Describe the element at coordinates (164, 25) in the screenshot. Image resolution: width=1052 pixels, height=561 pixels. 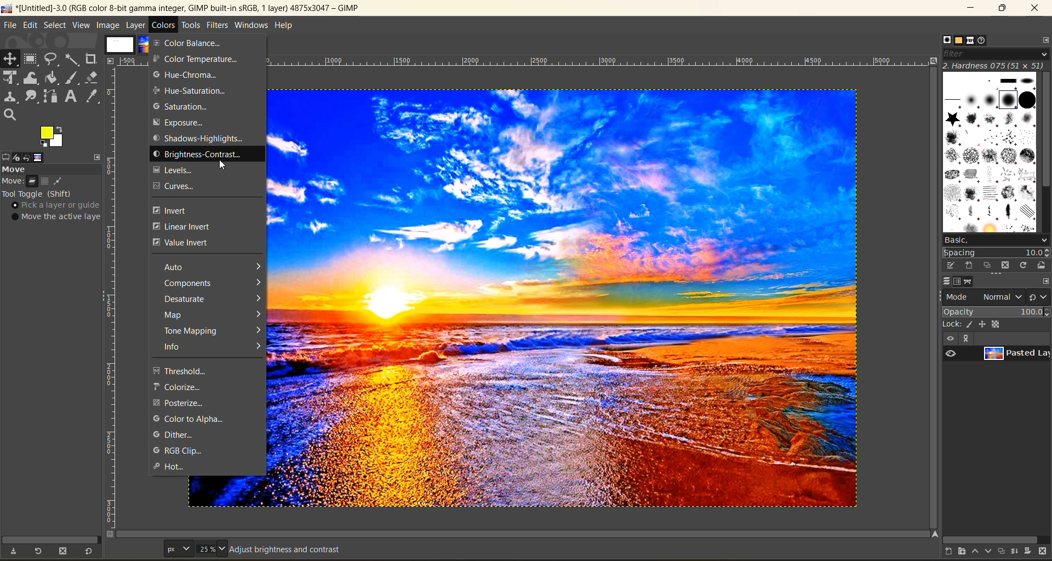
I see `colors` at that location.